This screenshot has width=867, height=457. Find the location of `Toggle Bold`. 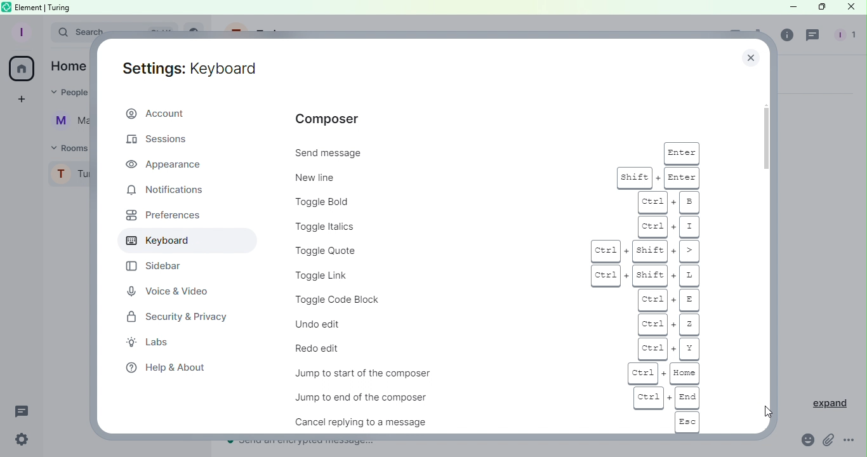

Toggle Bold is located at coordinates (421, 201).